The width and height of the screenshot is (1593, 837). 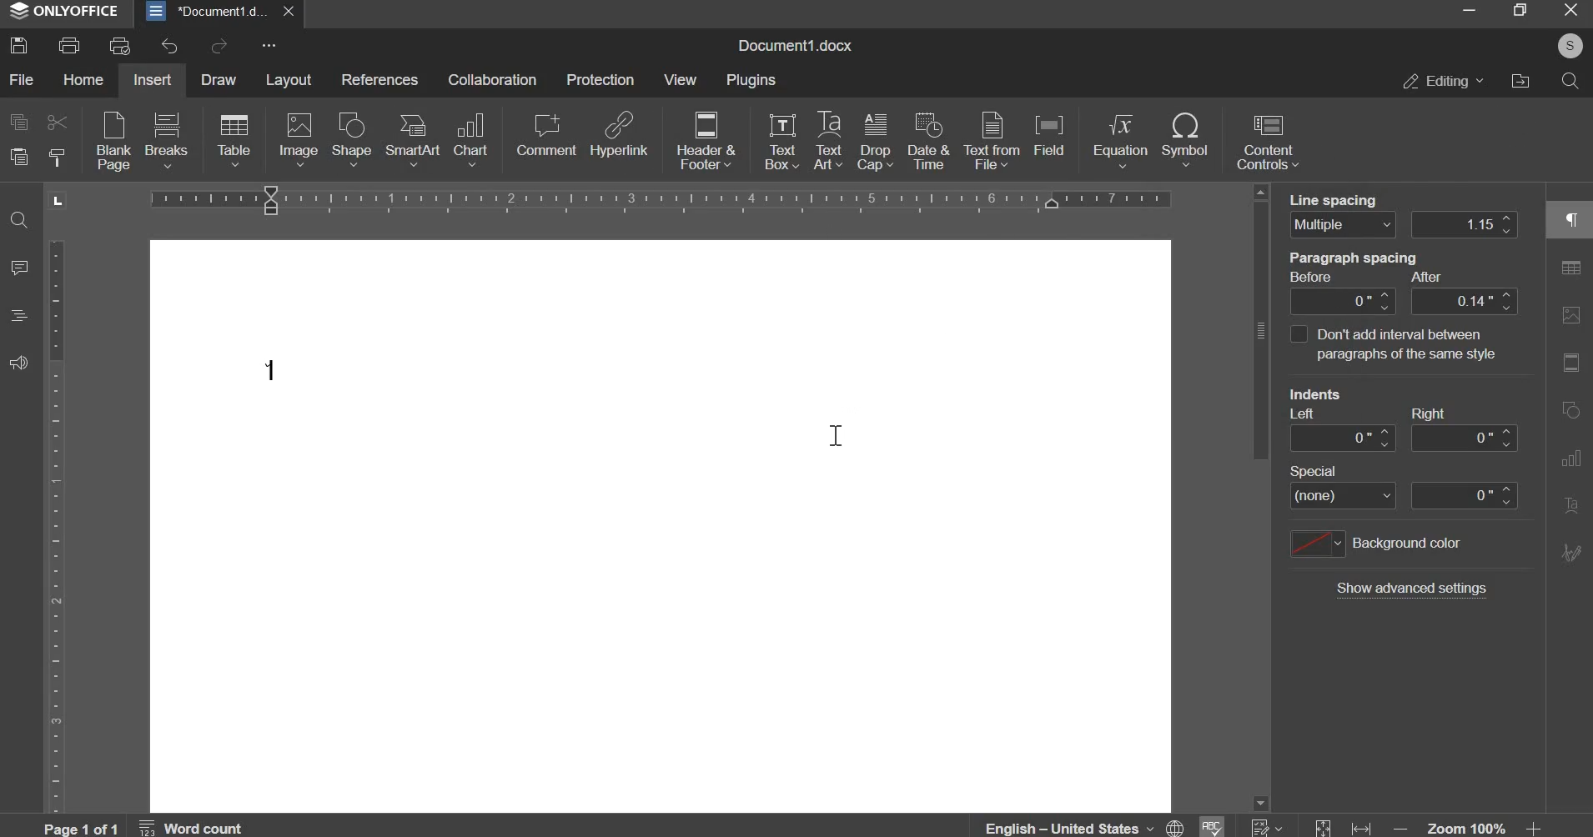 I want to click on copy style, so click(x=57, y=155).